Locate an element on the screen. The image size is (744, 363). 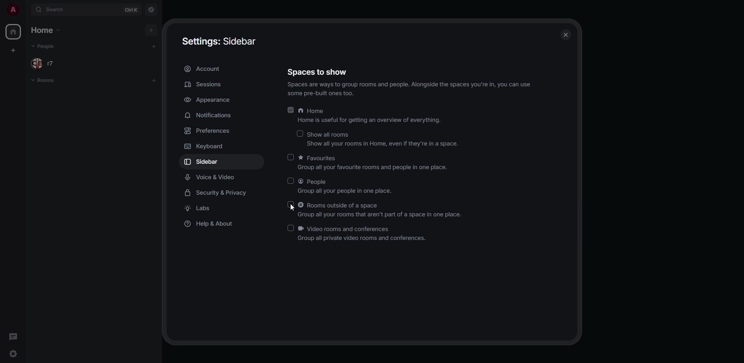
click to enable is located at coordinates (291, 204).